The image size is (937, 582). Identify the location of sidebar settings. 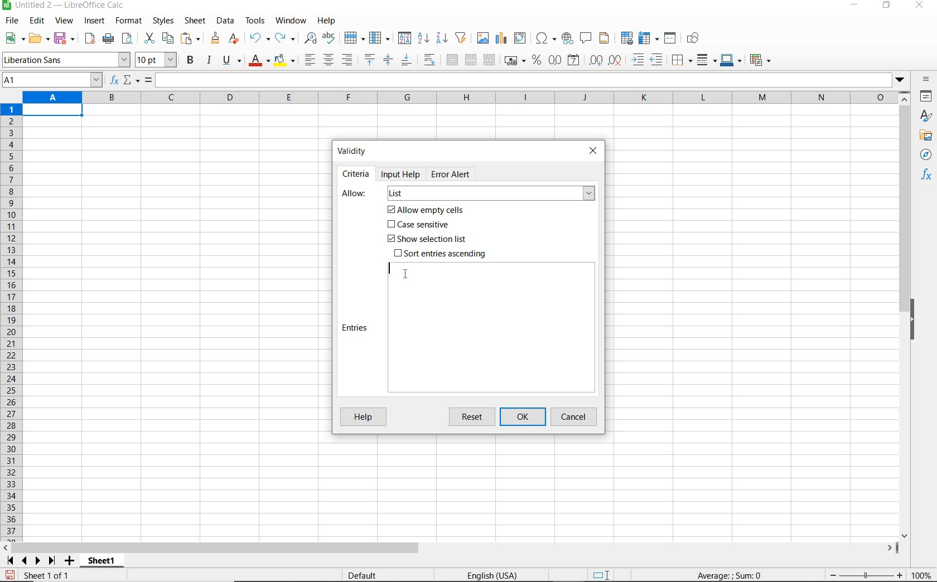
(926, 80).